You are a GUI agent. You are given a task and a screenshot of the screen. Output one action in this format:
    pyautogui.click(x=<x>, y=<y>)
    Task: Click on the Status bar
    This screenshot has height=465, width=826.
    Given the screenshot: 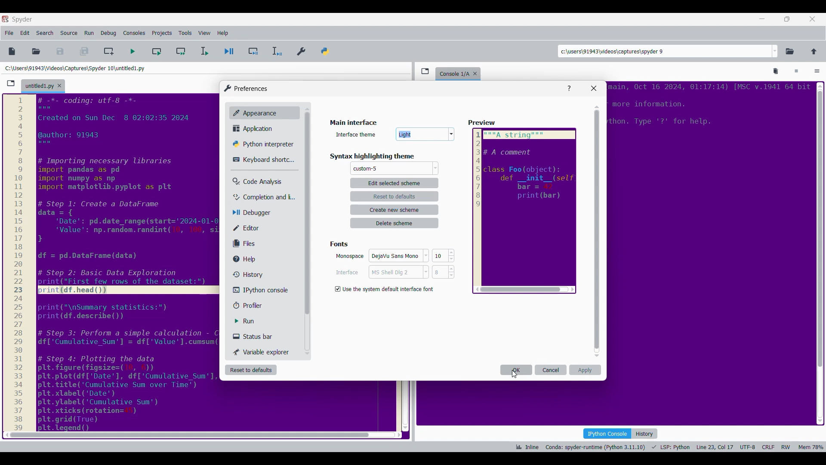 What is the action you would take?
    pyautogui.click(x=256, y=336)
    